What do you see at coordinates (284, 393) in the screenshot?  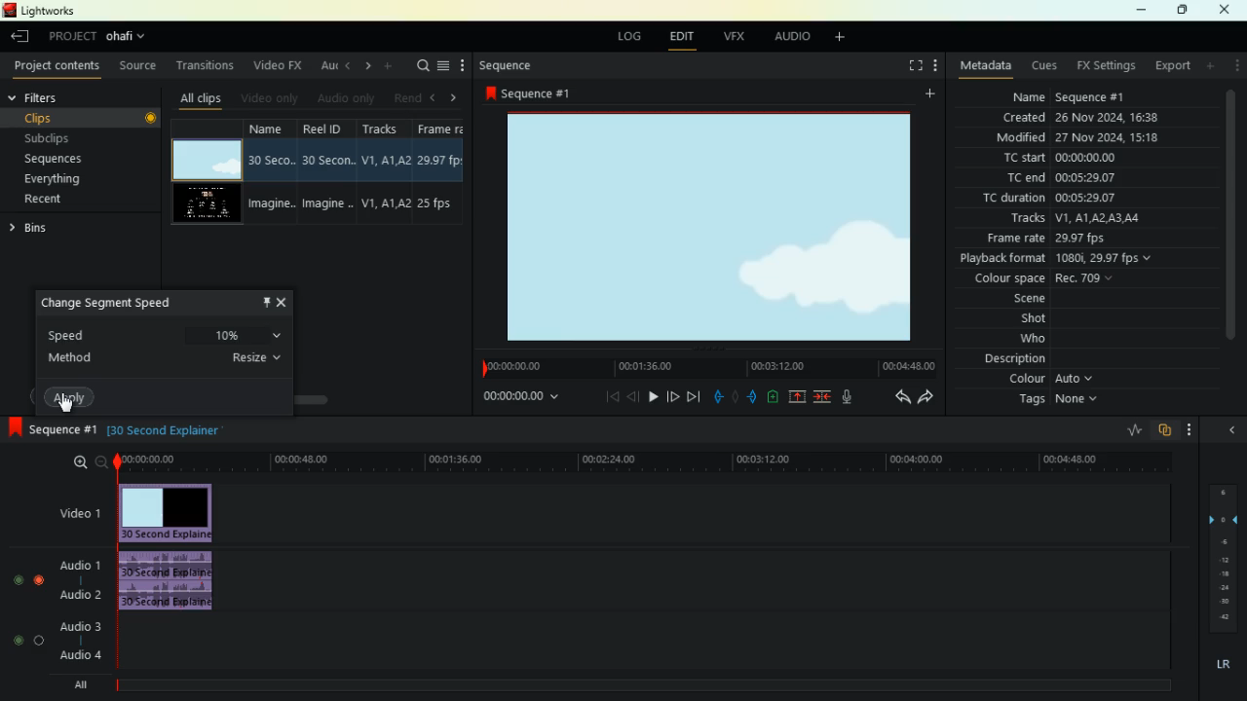 I see `scroll` at bounding box center [284, 393].